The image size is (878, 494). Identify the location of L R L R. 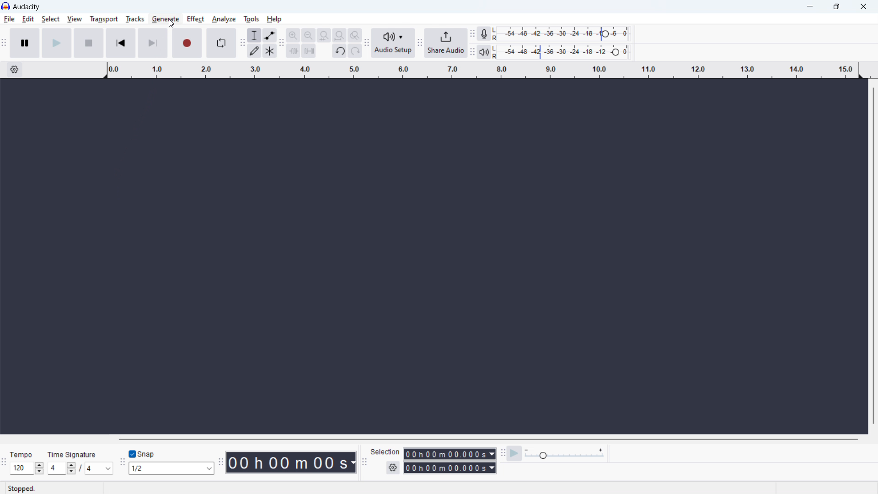
(496, 42).